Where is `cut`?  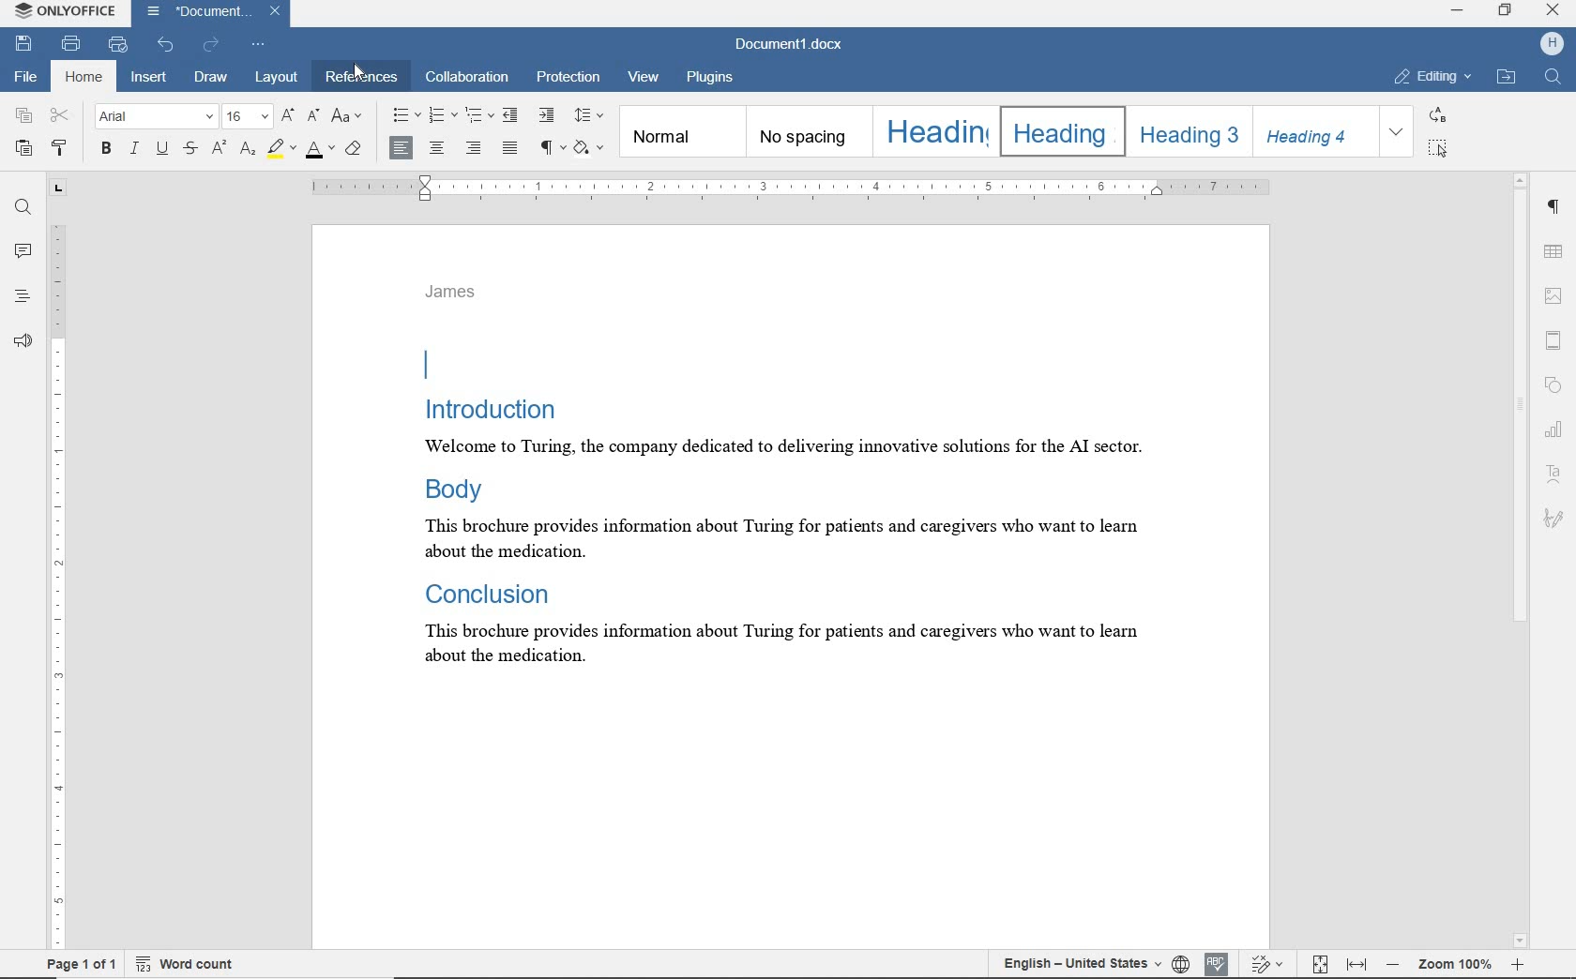 cut is located at coordinates (59, 117).